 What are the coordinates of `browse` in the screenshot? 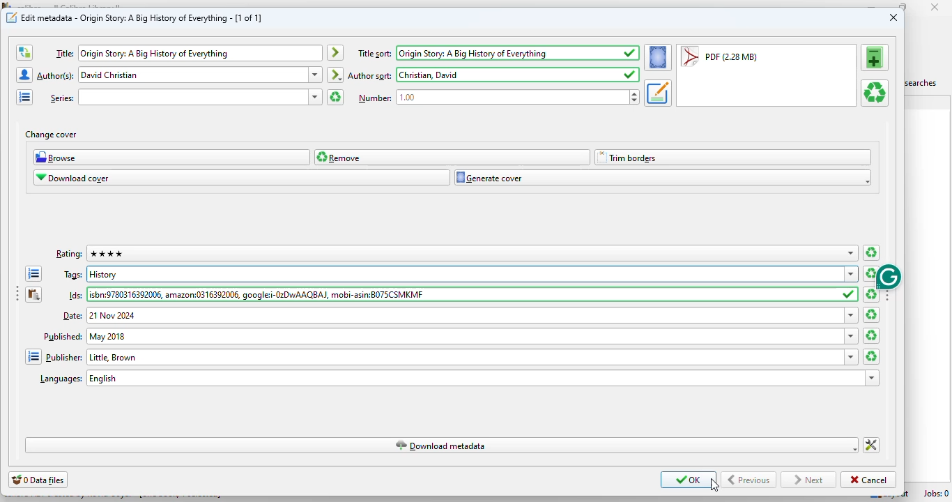 It's located at (172, 157).